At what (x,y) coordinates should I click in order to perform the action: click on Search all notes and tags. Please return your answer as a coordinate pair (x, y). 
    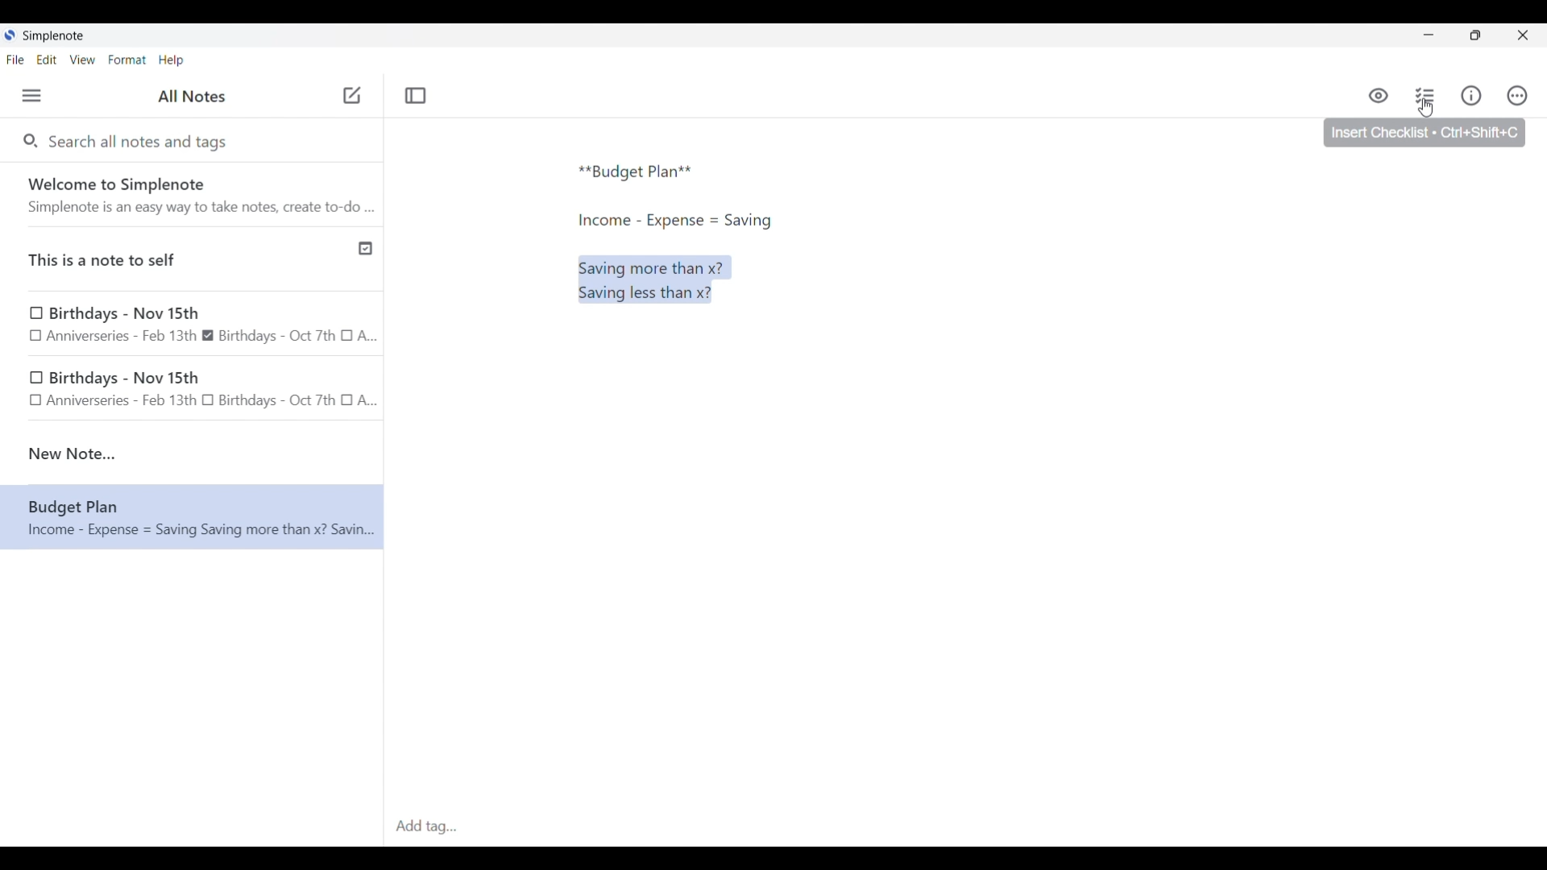
    Looking at the image, I should click on (142, 140).